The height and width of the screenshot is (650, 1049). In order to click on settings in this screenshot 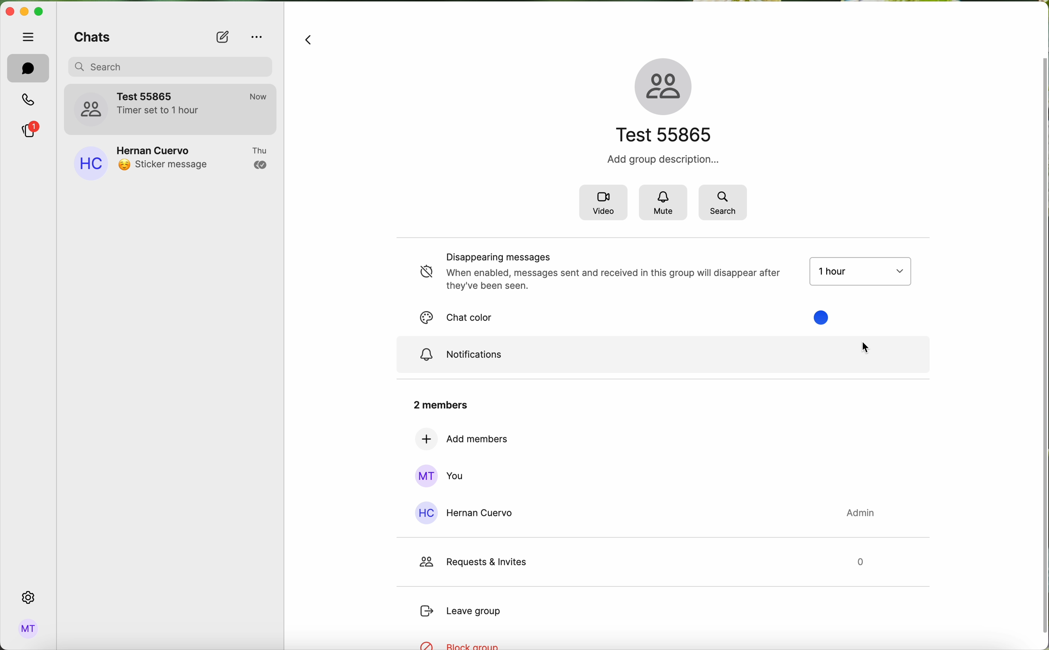, I will do `click(28, 598)`.